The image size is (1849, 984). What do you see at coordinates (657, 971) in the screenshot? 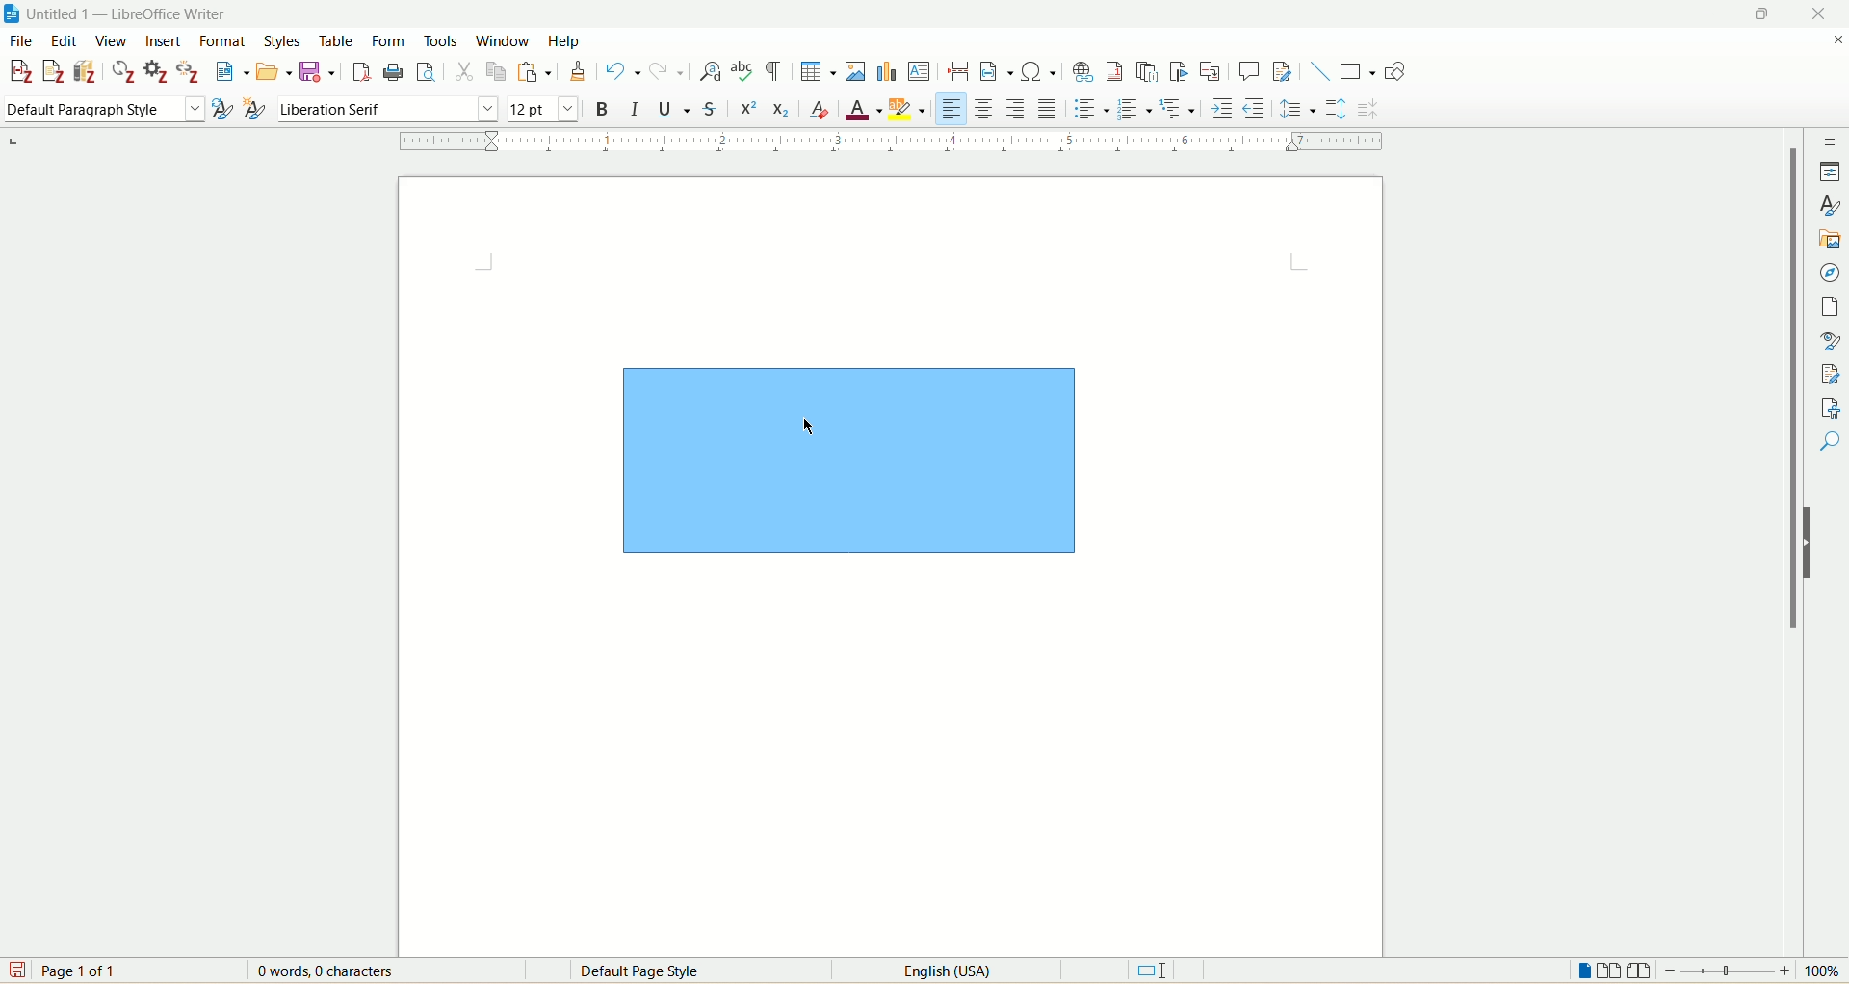
I see `default page style` at bounding box center [657, 971].